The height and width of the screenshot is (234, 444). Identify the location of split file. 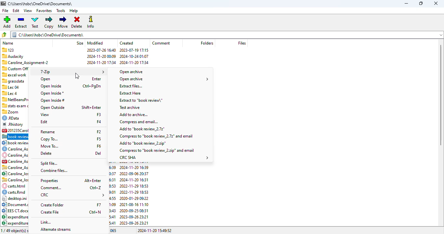
(48, 163).